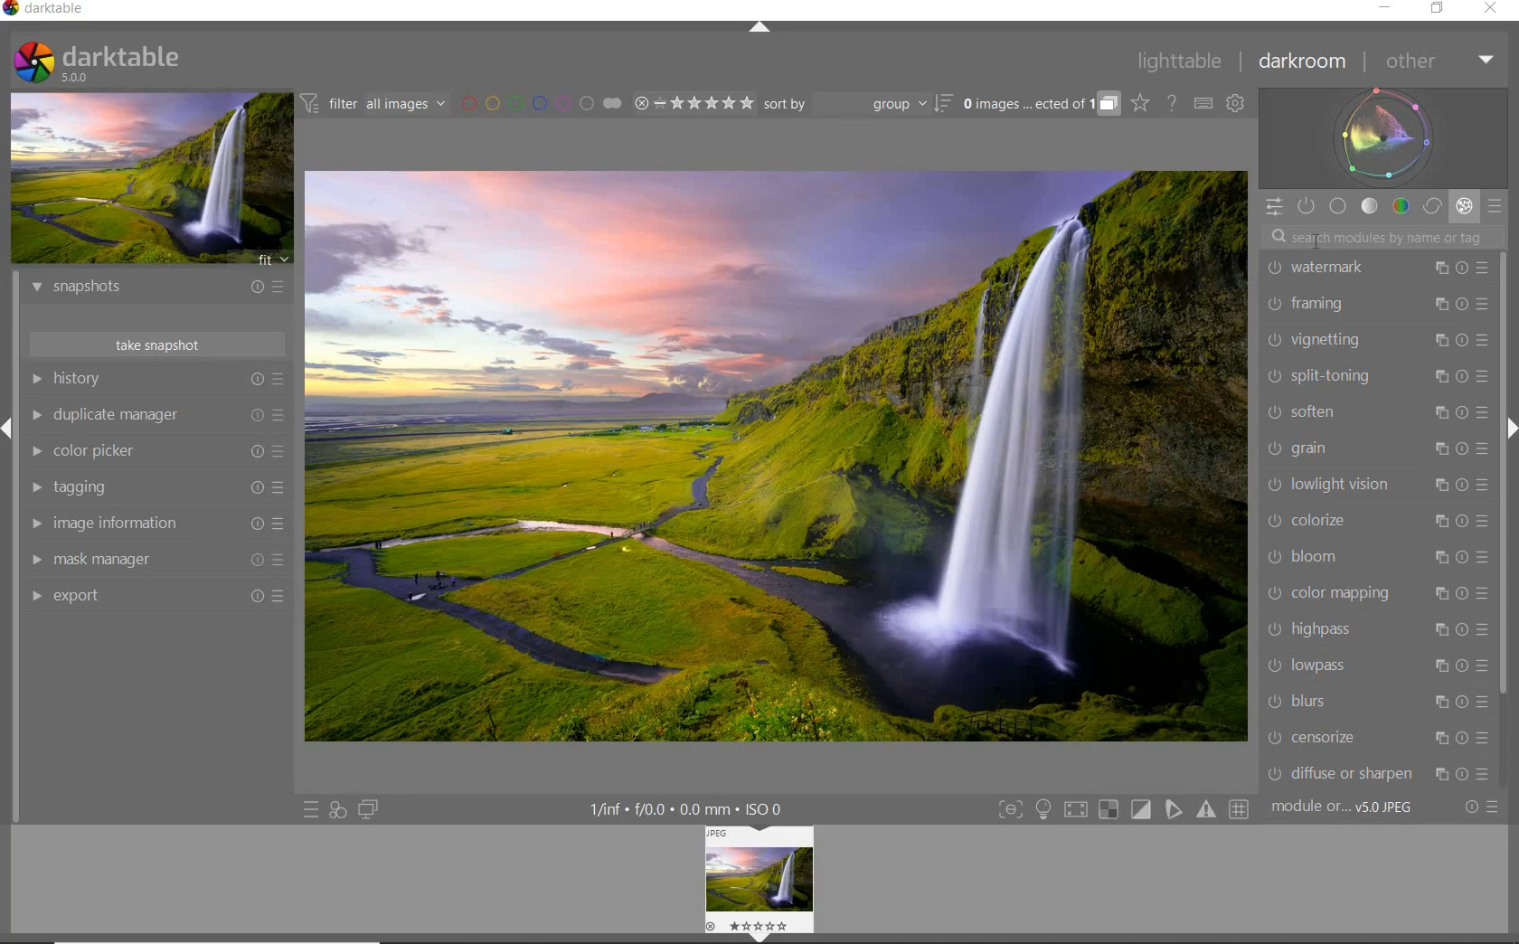 The height and width of the screenshot is (944, 1519). I want to click on RANGE RATING OF SELECTED IMAGES, so click(693, 102).